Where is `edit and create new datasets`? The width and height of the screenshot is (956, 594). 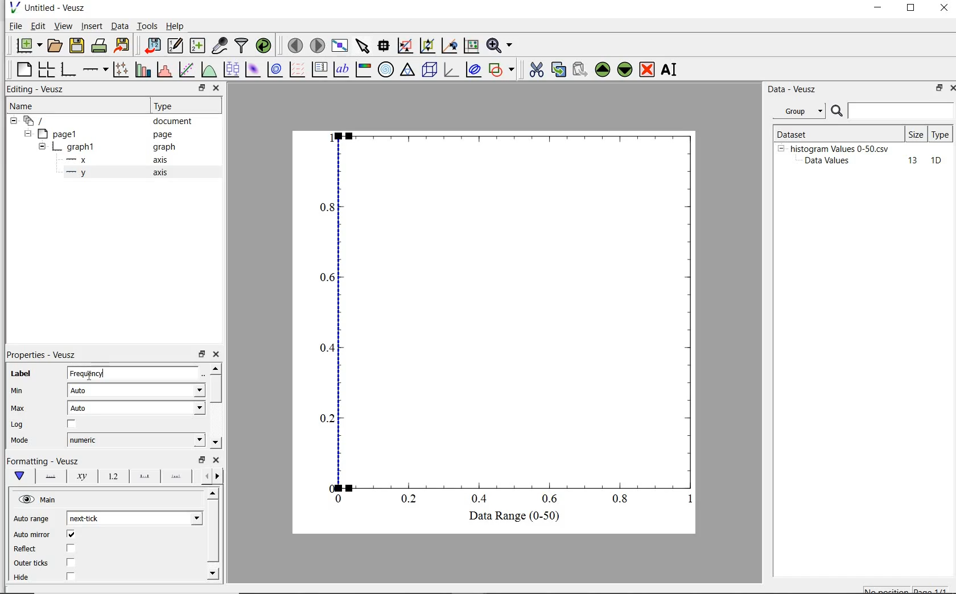 edit and create new datasets is located at coordinates (175, 45).